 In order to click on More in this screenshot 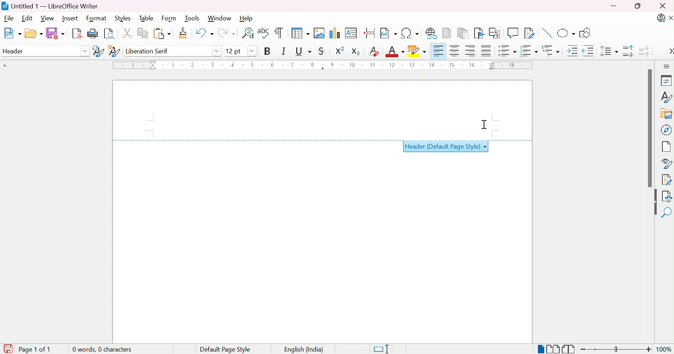, I will do `click(670, 51)`.